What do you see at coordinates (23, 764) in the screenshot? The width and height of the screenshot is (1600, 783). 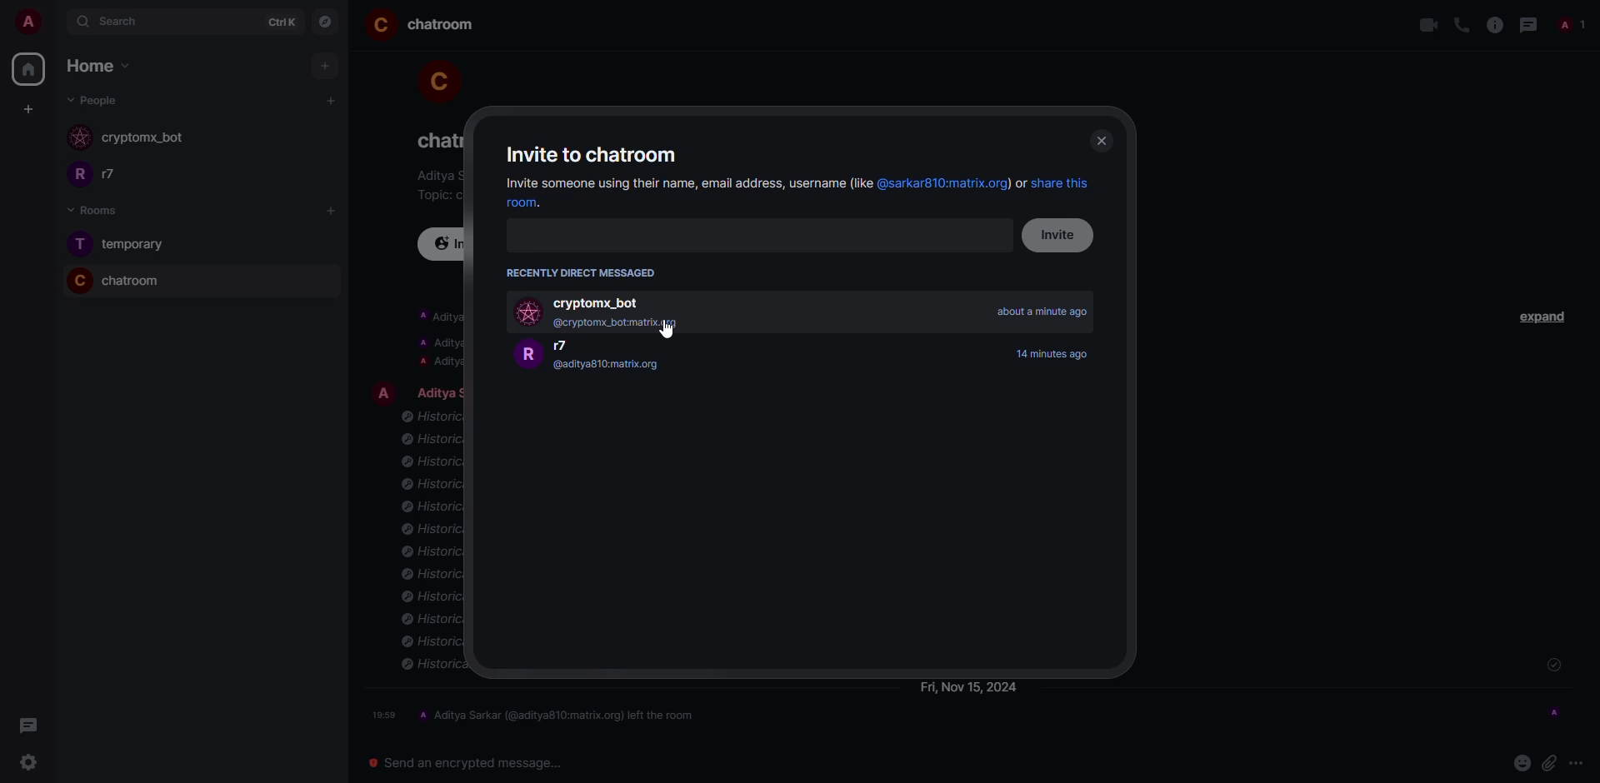 I see `settings` at bounding box center [23, 764].